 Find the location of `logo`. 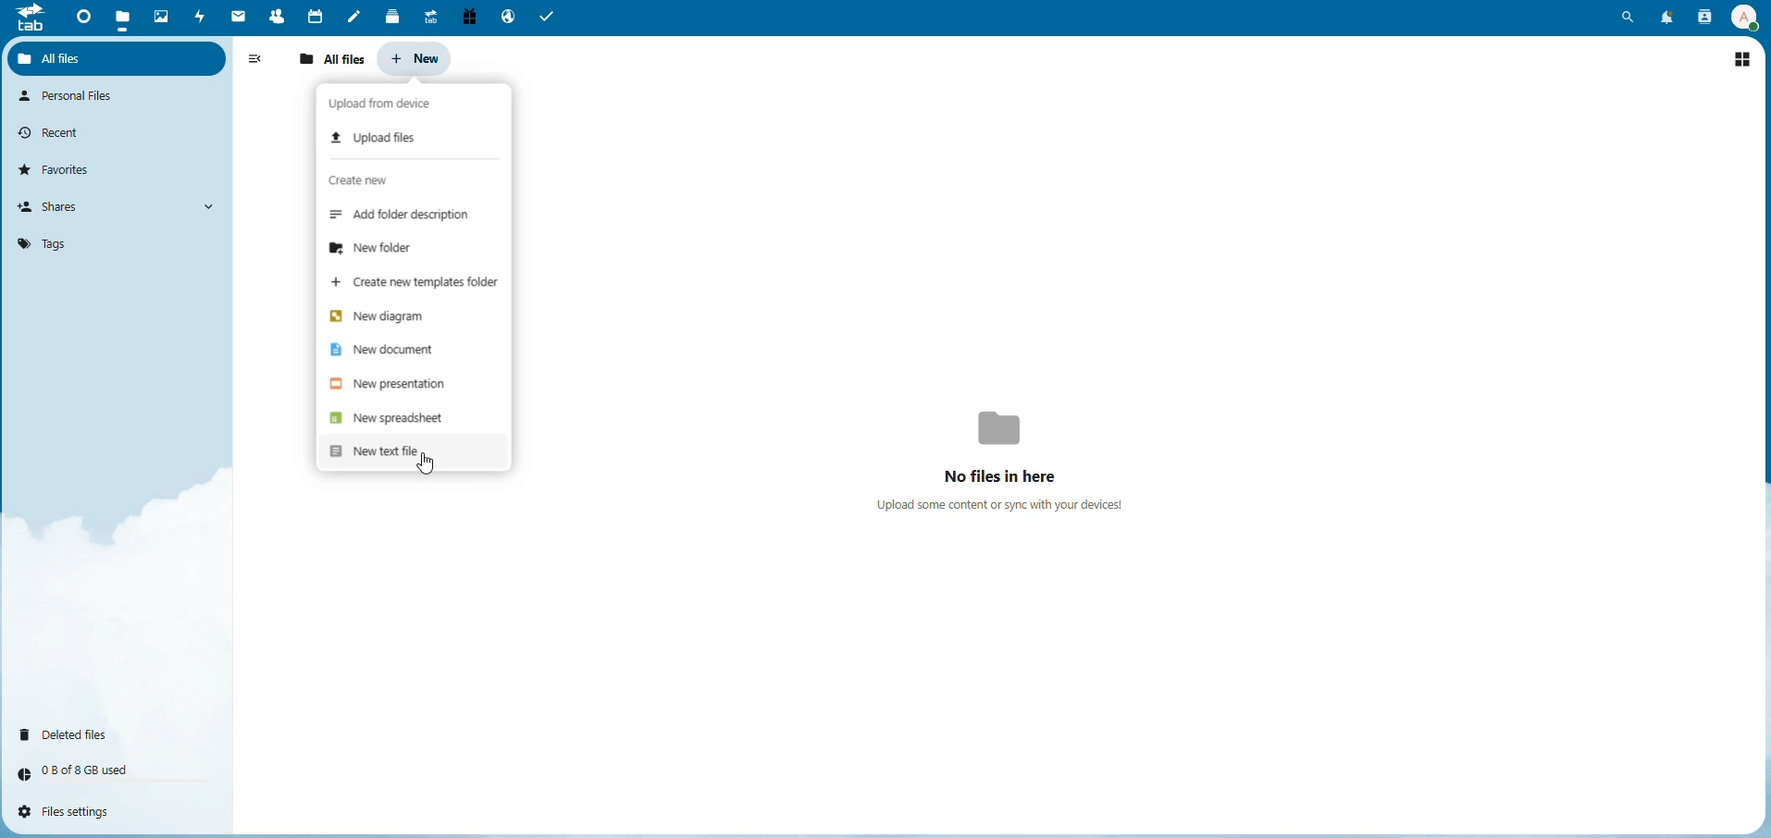

logo is located at coordinates (30, 23).